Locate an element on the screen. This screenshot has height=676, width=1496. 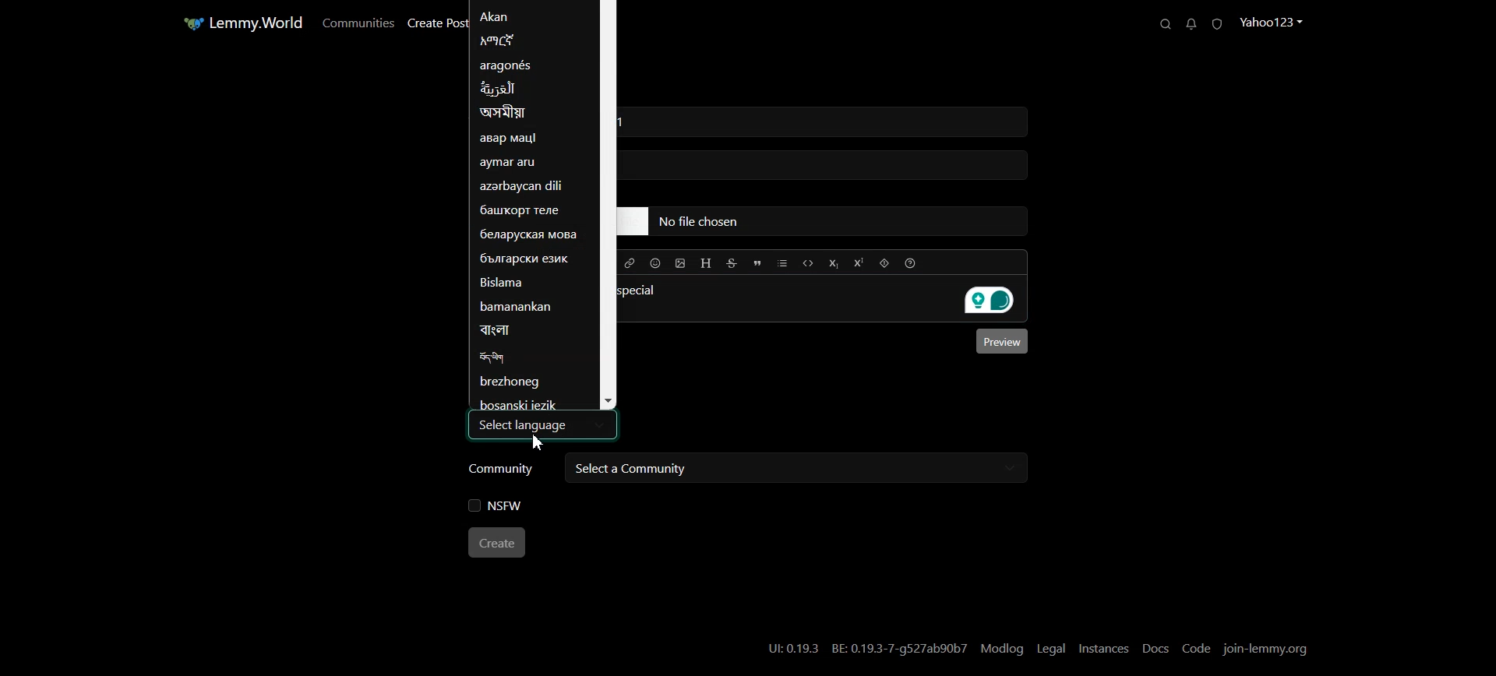
Strikethrough is located at coordinates (732, 263).